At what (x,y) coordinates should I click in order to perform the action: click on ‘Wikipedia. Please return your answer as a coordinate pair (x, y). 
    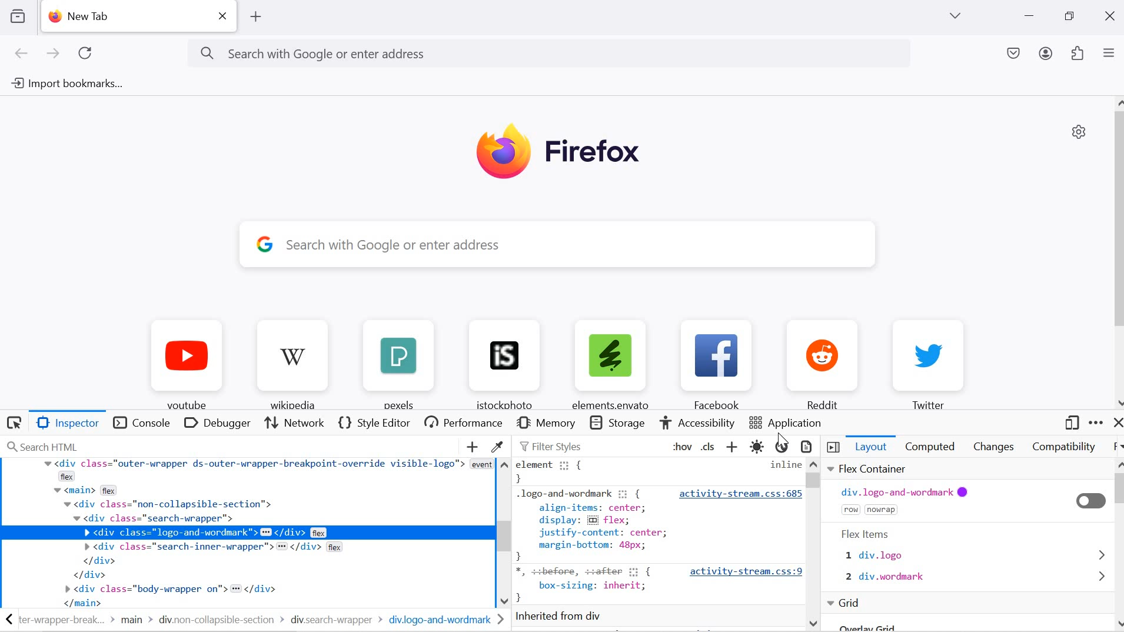
    Looking at the image, I should click on (294, 360).